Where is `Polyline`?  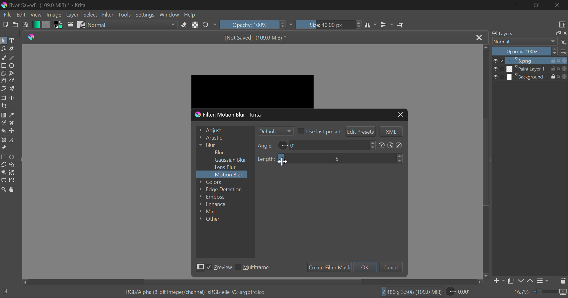 Polyline is located at coordinates (12, 73).